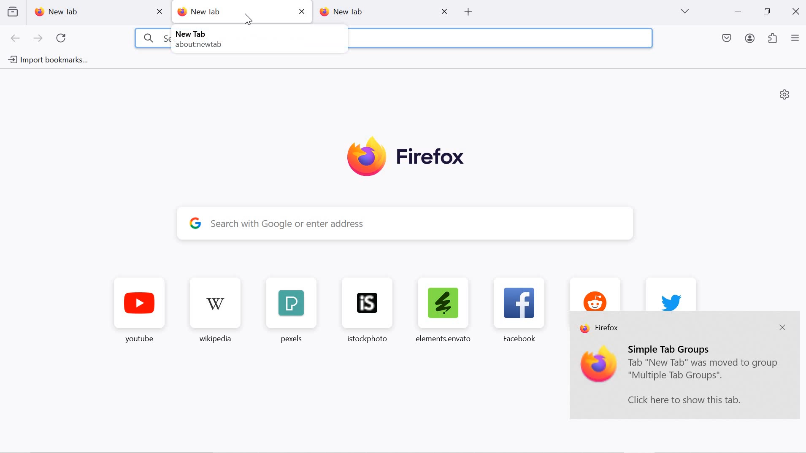 The height and width of the screenshot is (453, 806). I want to click on list all tabs, so click(684, 11).